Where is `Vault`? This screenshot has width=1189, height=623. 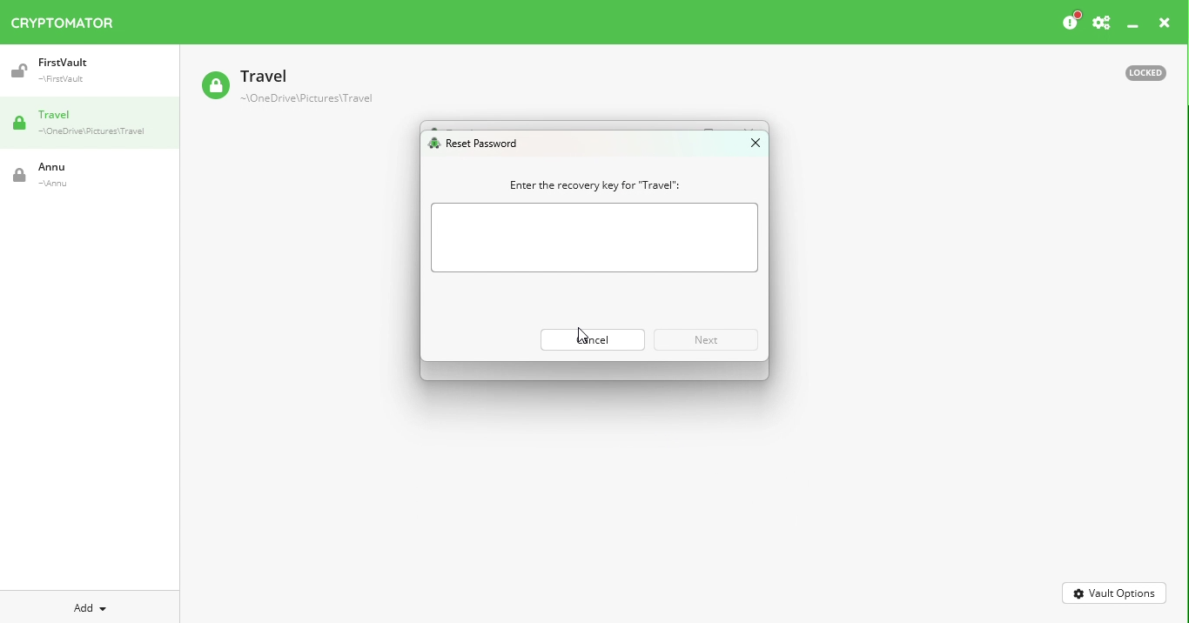
Vault is located at coordinates (81, 70).